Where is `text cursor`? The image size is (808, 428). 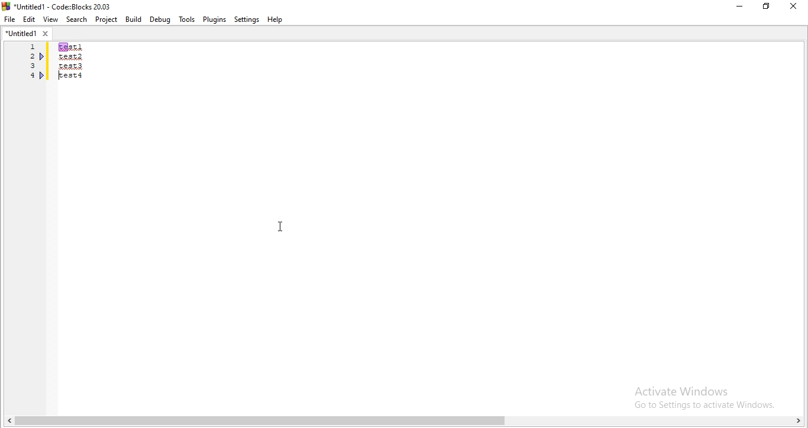 text cursor is located at coordinates (61, 76).